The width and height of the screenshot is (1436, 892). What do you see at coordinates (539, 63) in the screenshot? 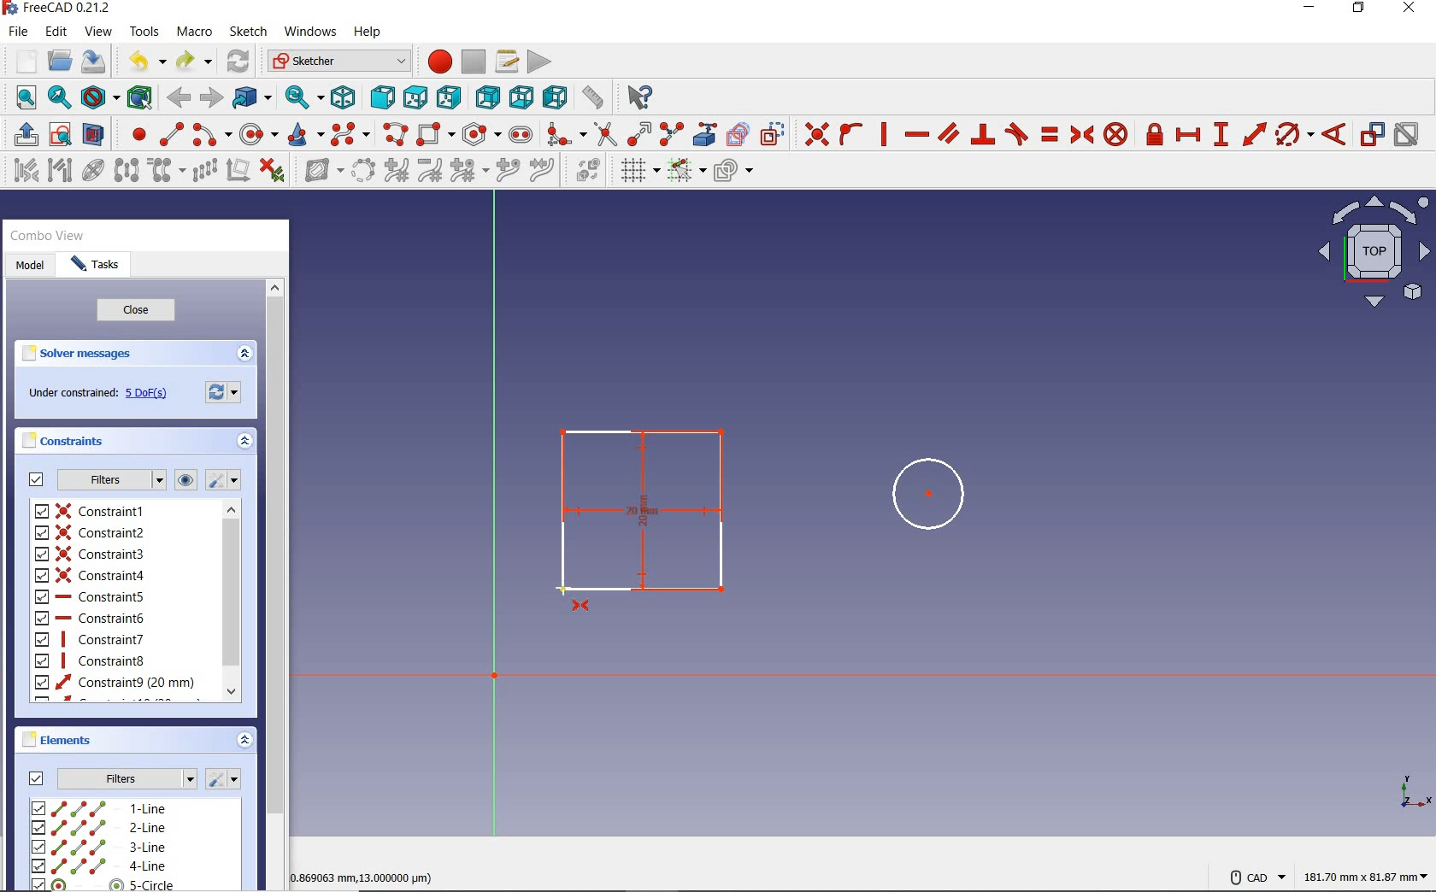
I see `execute macro` at bounding box center [539, 63].